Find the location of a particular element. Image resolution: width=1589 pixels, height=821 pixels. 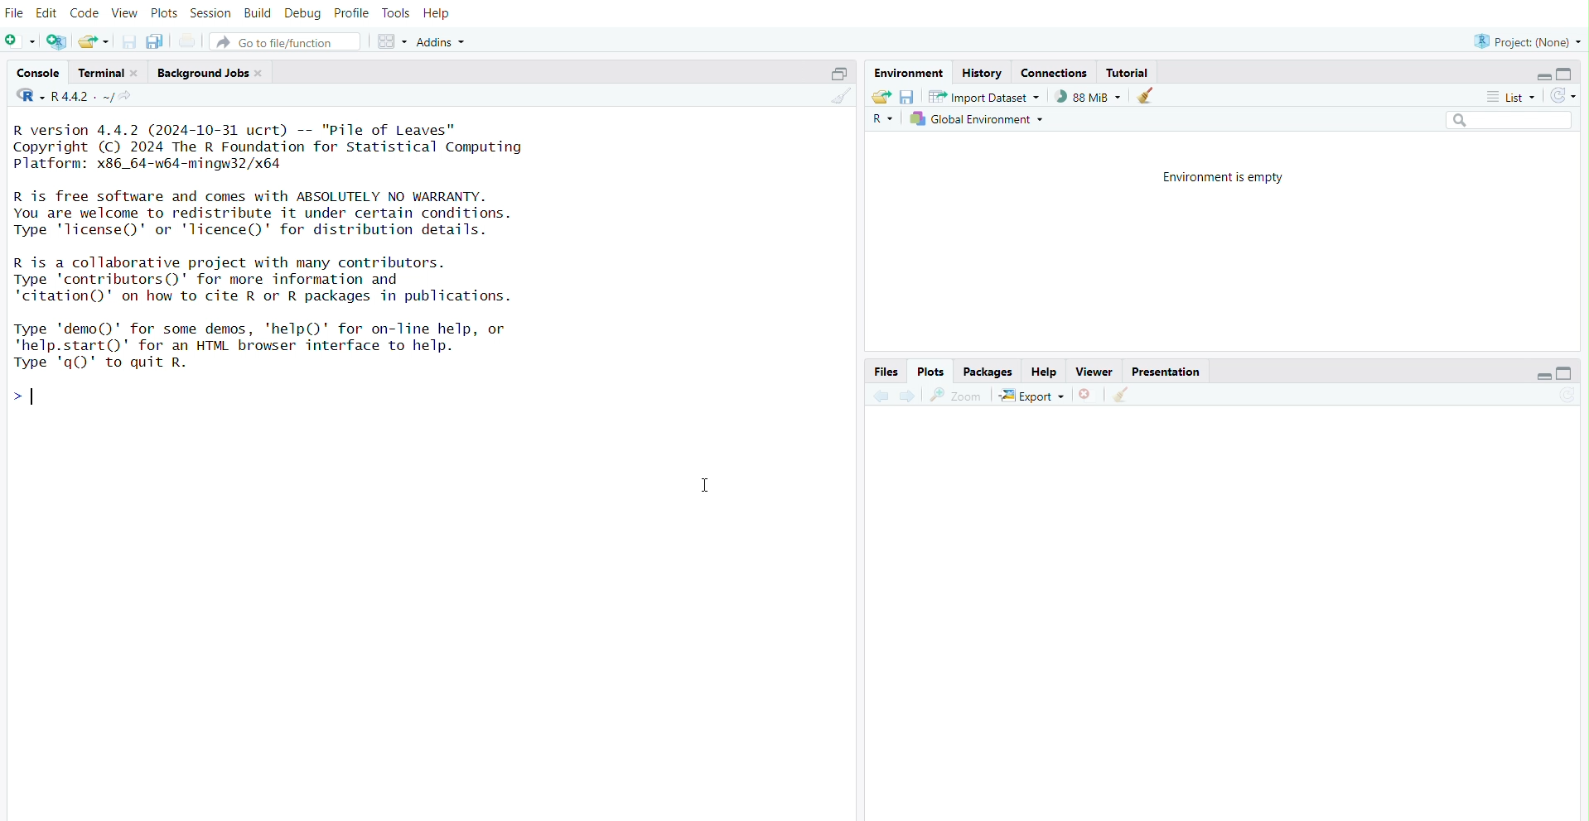

edit is located at coordinates (47, 11).